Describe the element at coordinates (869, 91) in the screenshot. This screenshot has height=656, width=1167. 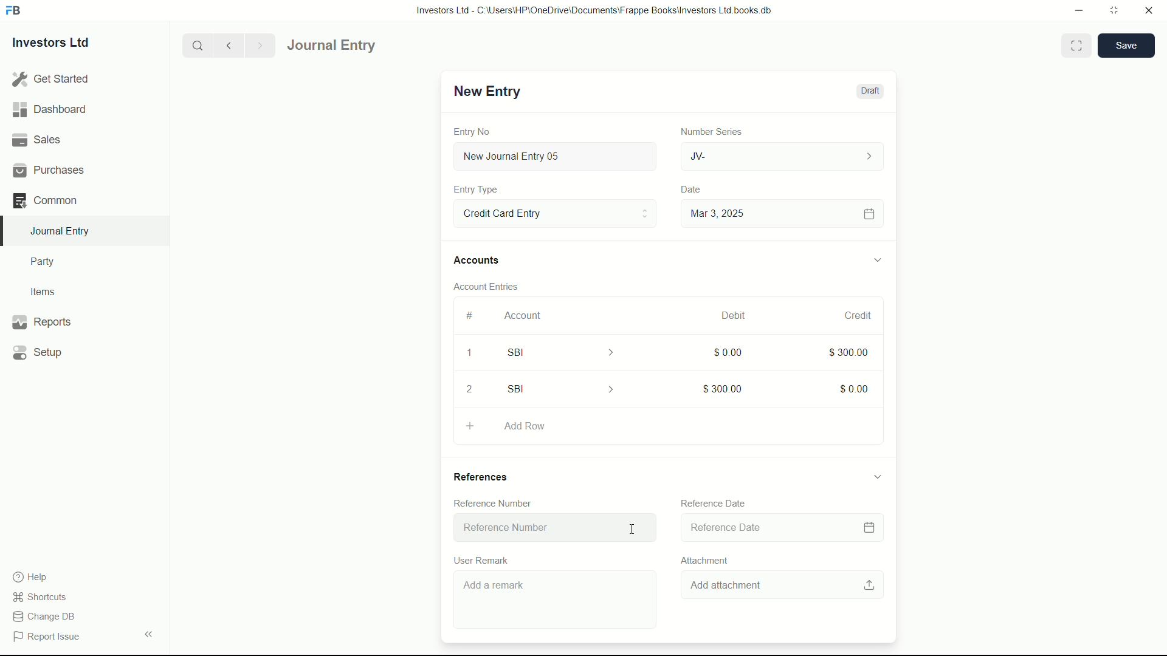
I see `Draft` at that location.